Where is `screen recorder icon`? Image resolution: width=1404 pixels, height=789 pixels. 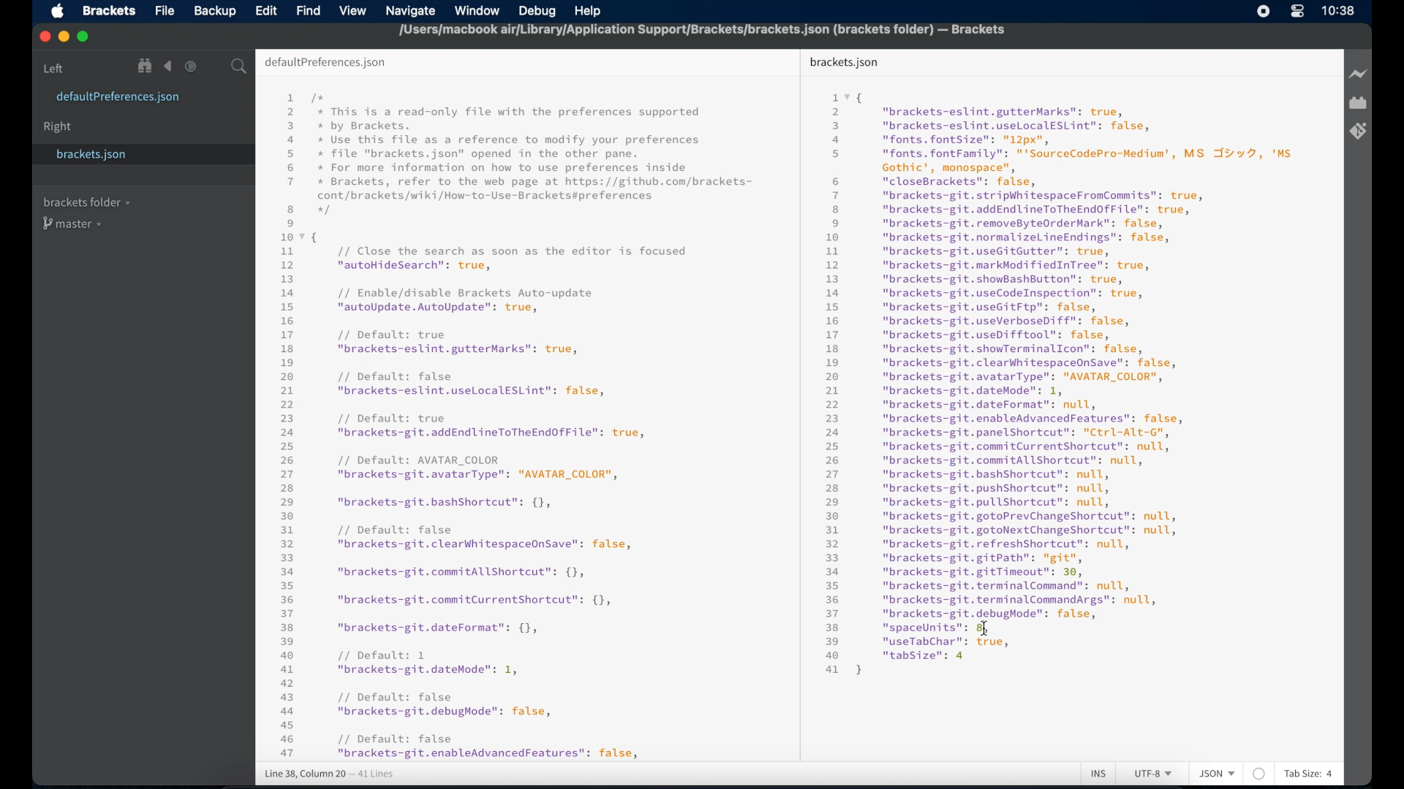 screen recorder icon is located at coordinates (1264, 11).